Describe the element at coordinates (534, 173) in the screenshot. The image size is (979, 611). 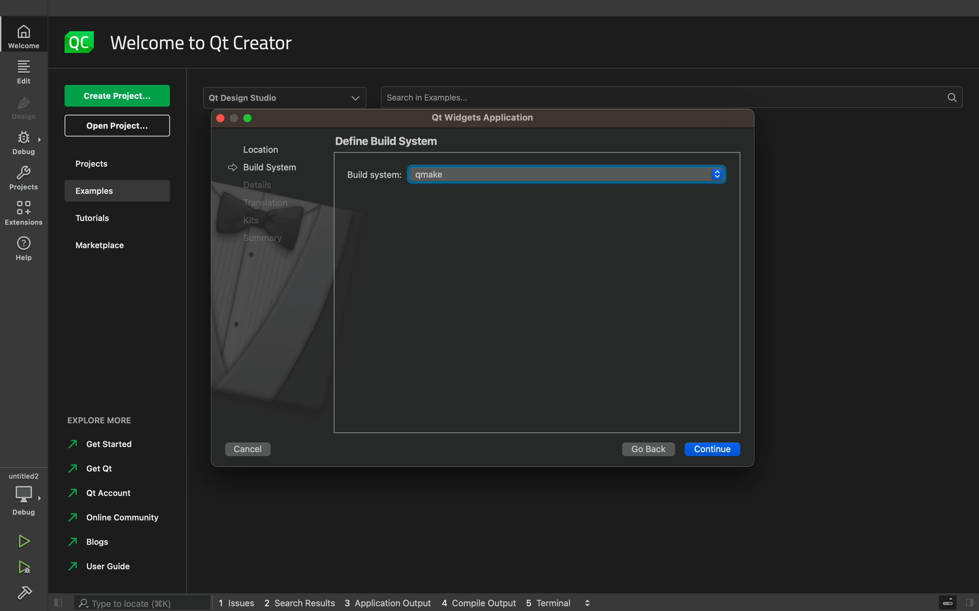
I see `build system: qmake` at that location.